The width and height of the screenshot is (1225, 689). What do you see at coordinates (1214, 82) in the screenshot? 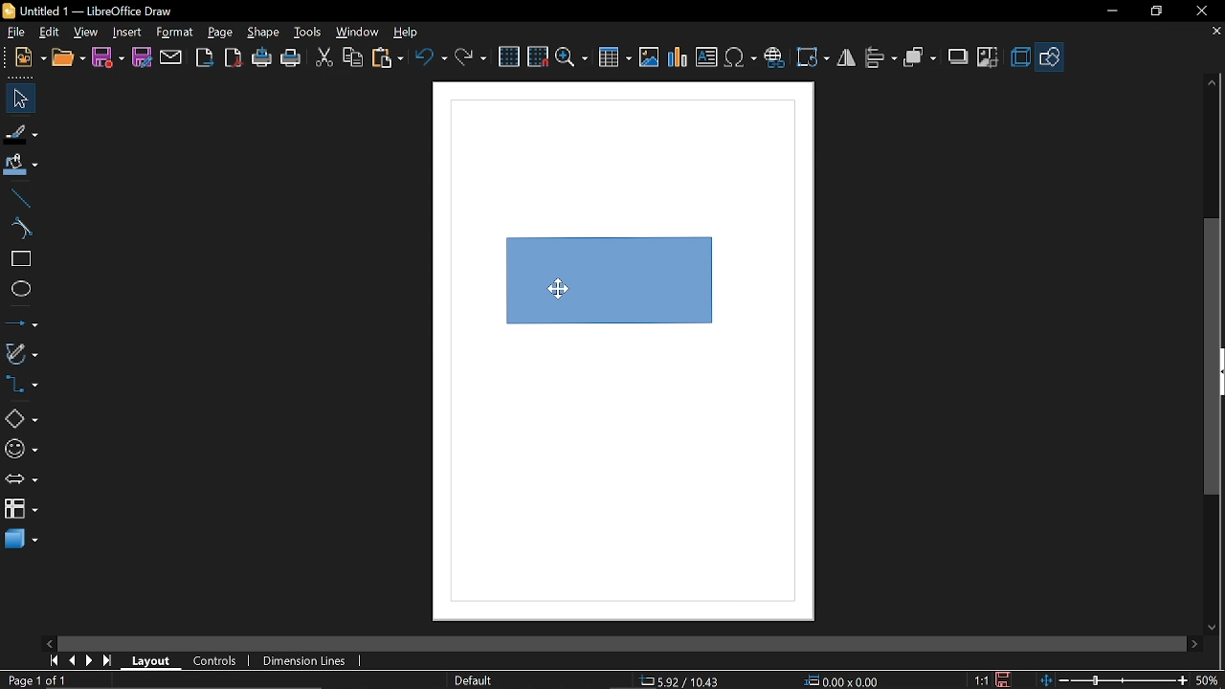
I see `Move up` at bounding box center [1214, 82].